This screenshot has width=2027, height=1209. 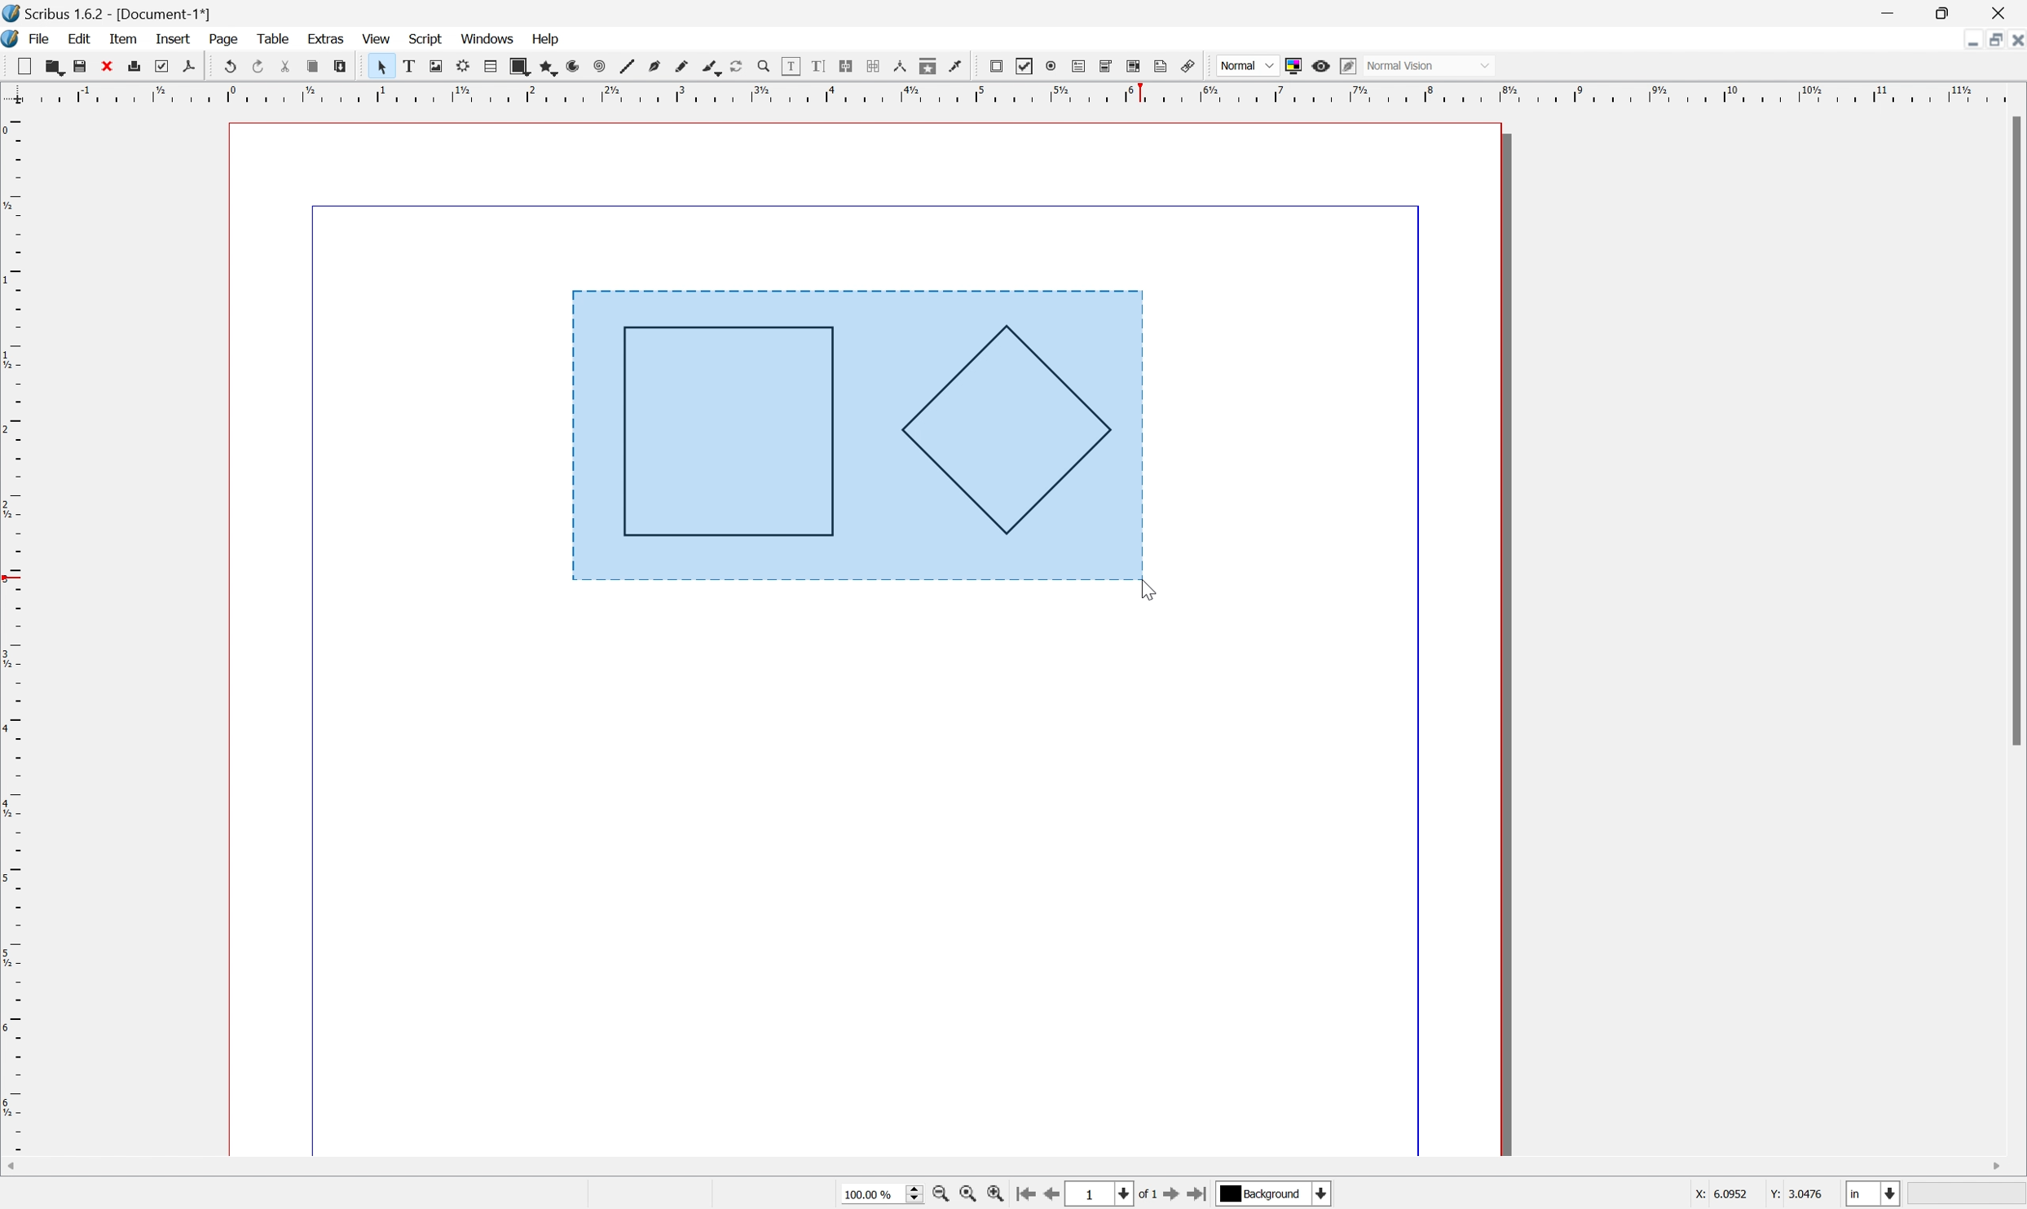 I want to click on preflight verifier, so click(x=158, y=61).